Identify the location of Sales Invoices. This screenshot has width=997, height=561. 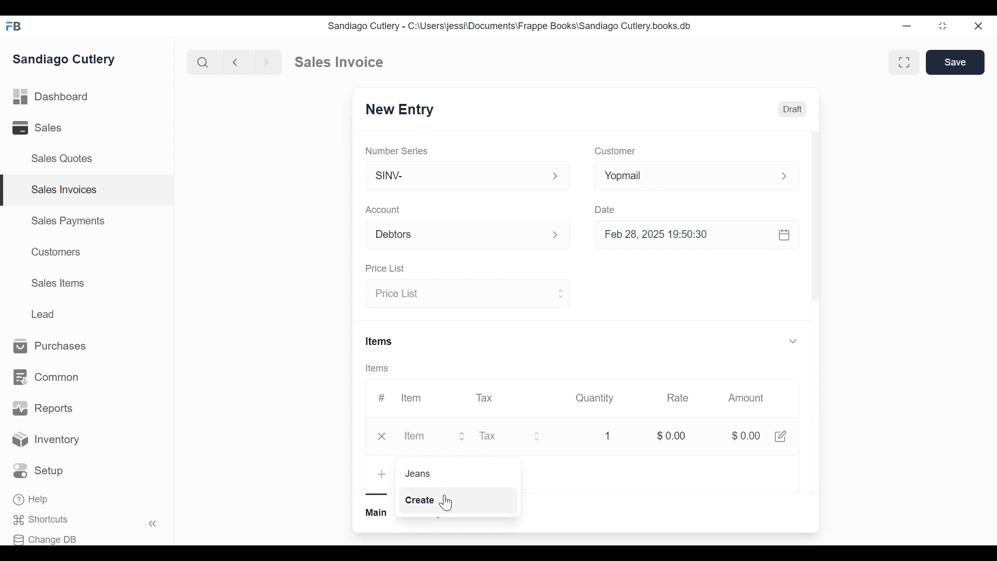
(64, 190).